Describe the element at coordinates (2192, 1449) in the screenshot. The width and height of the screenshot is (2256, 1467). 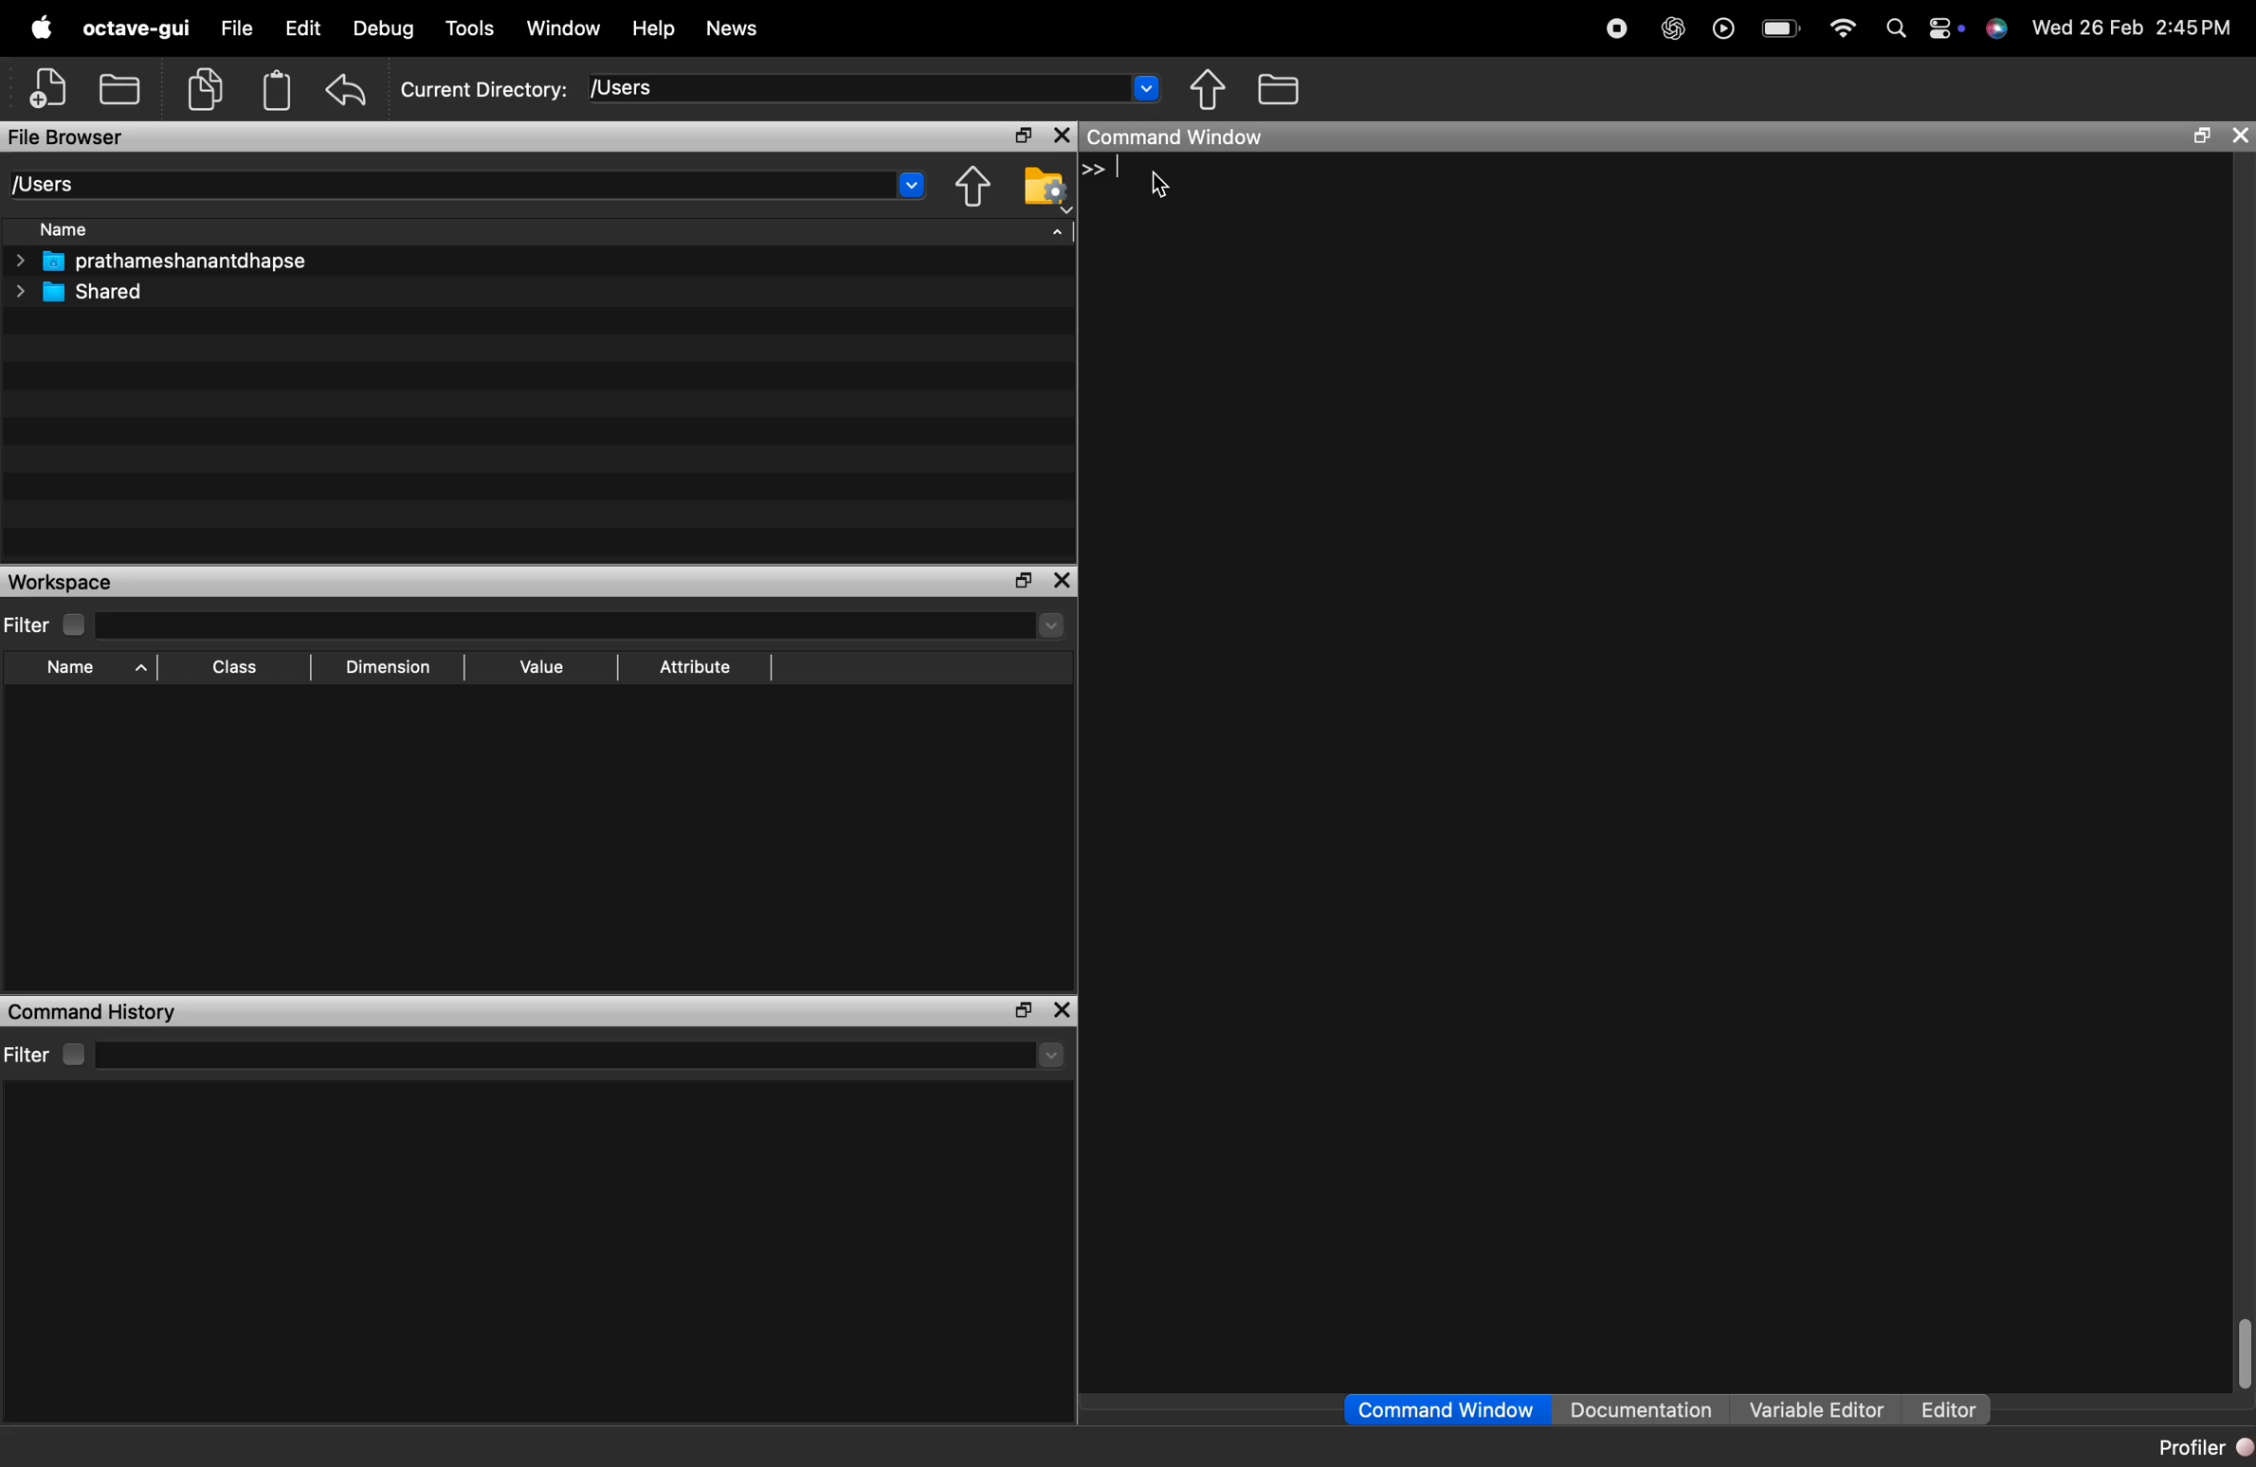
I see `Profiler` at that location.